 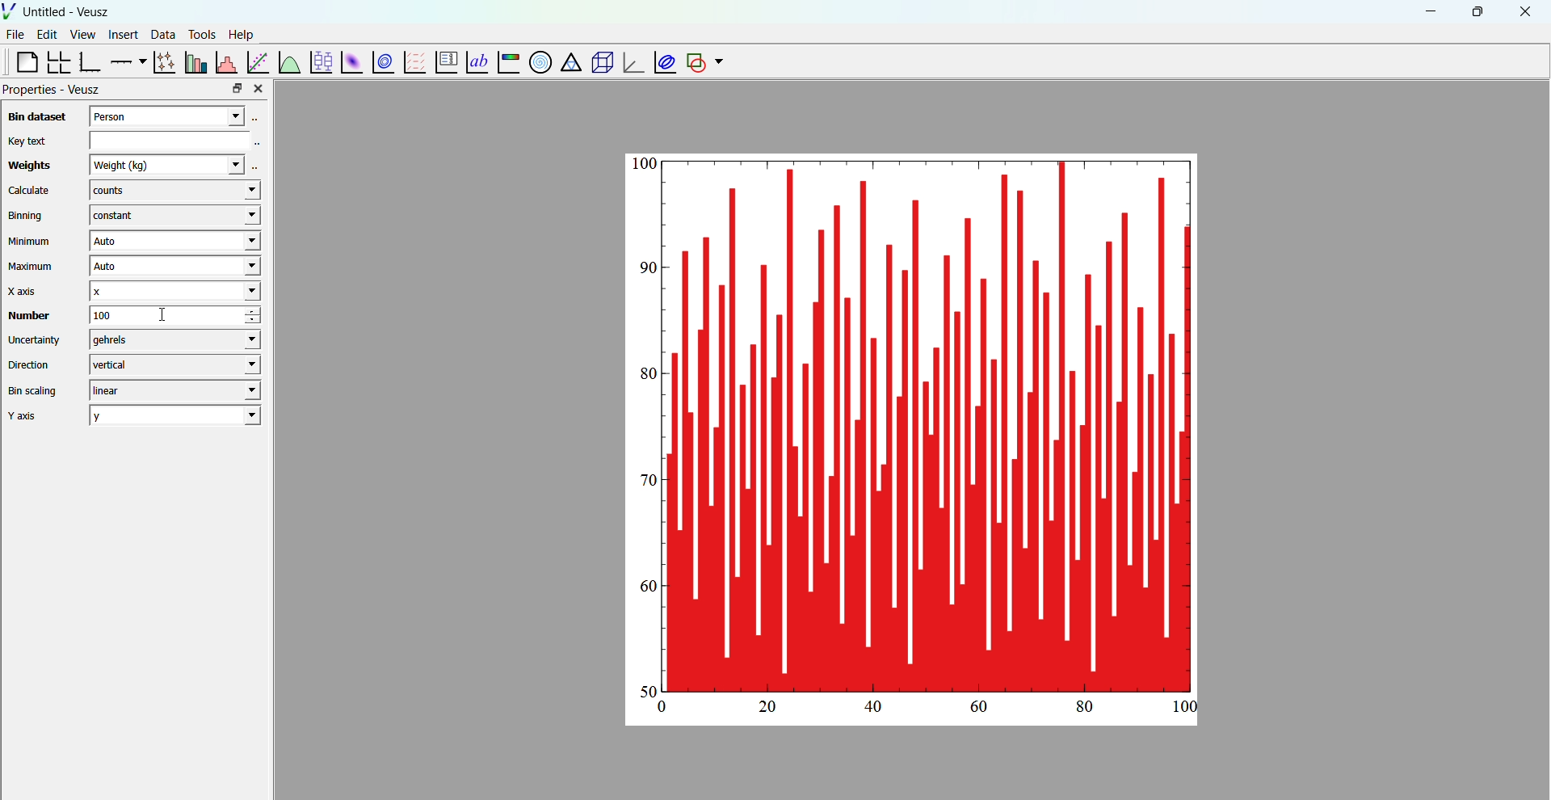 I want to click on Arrange a graph in a grid, so click(x=57, y=63).